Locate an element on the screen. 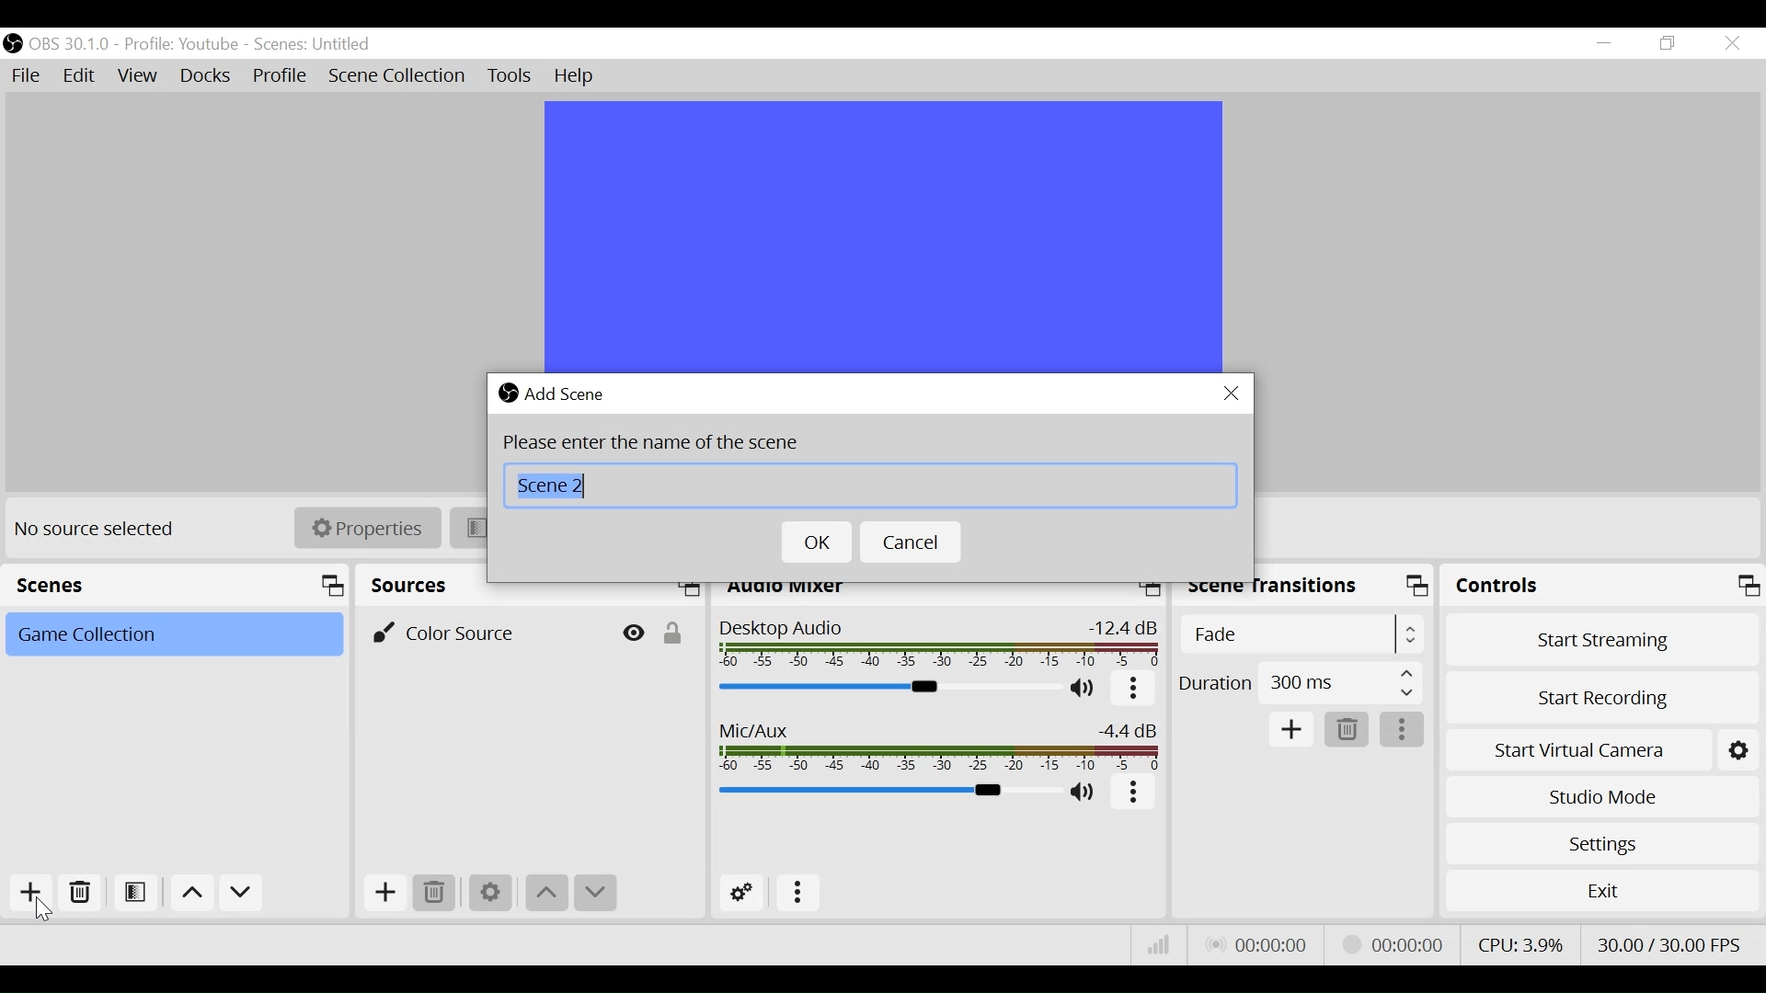 The image size is (1766, 993). Delete is located at coordinates (81, 893).